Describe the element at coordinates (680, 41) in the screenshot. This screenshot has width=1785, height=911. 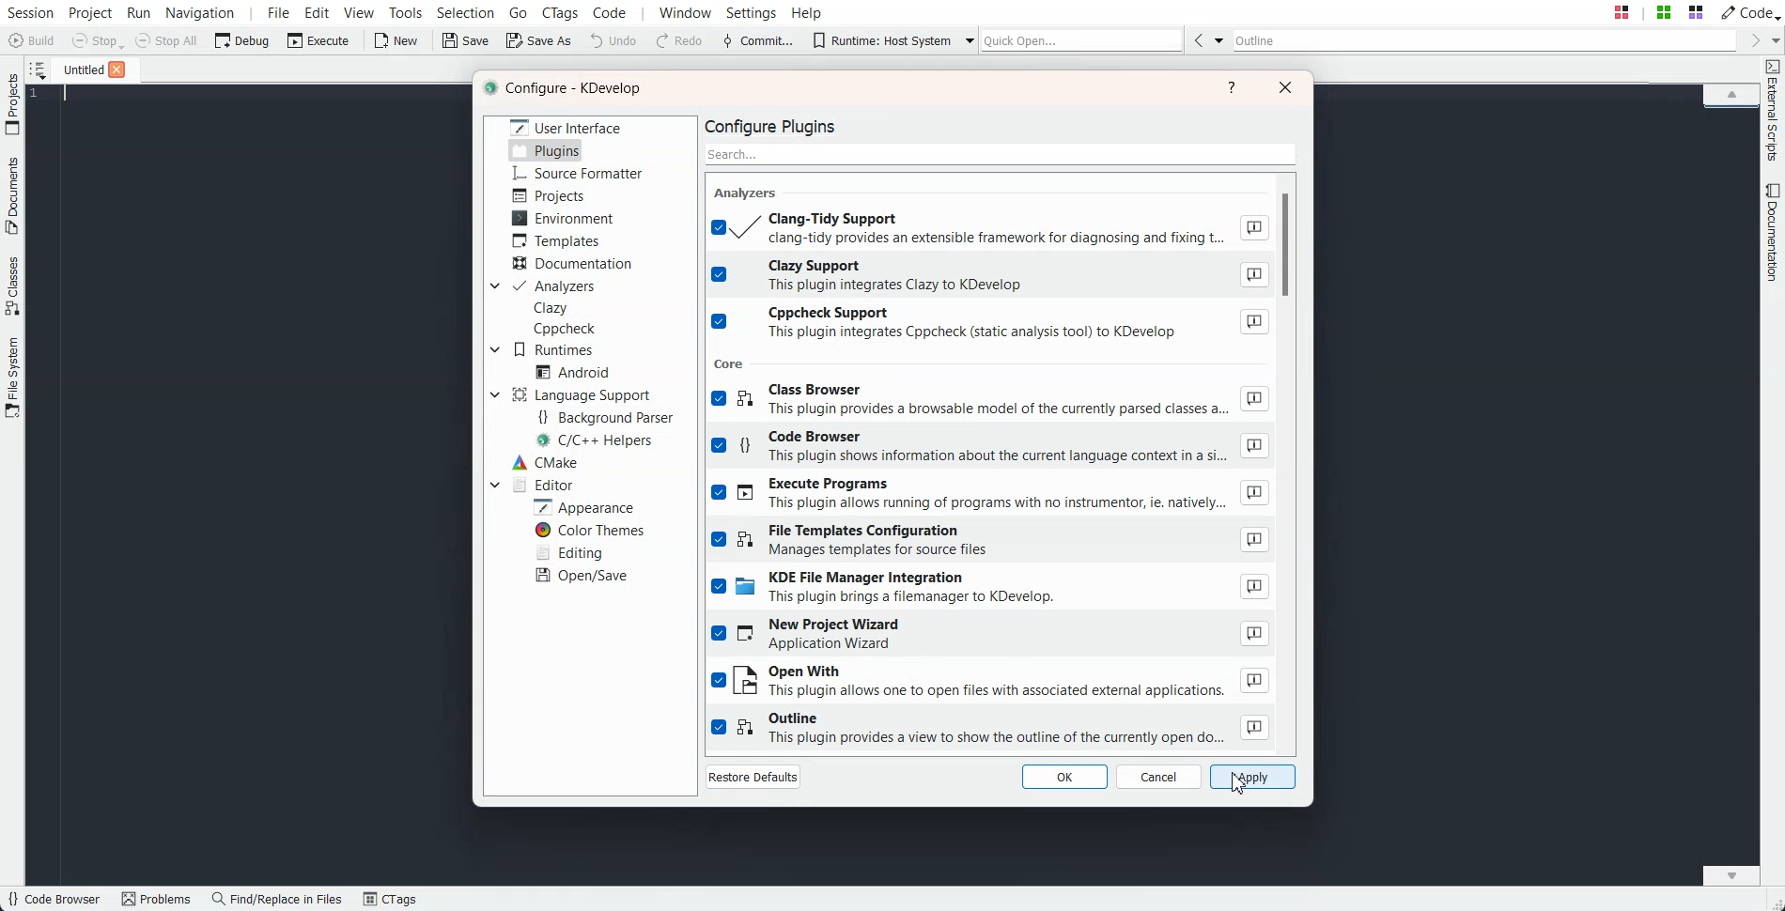
I see `Redo` at that location.